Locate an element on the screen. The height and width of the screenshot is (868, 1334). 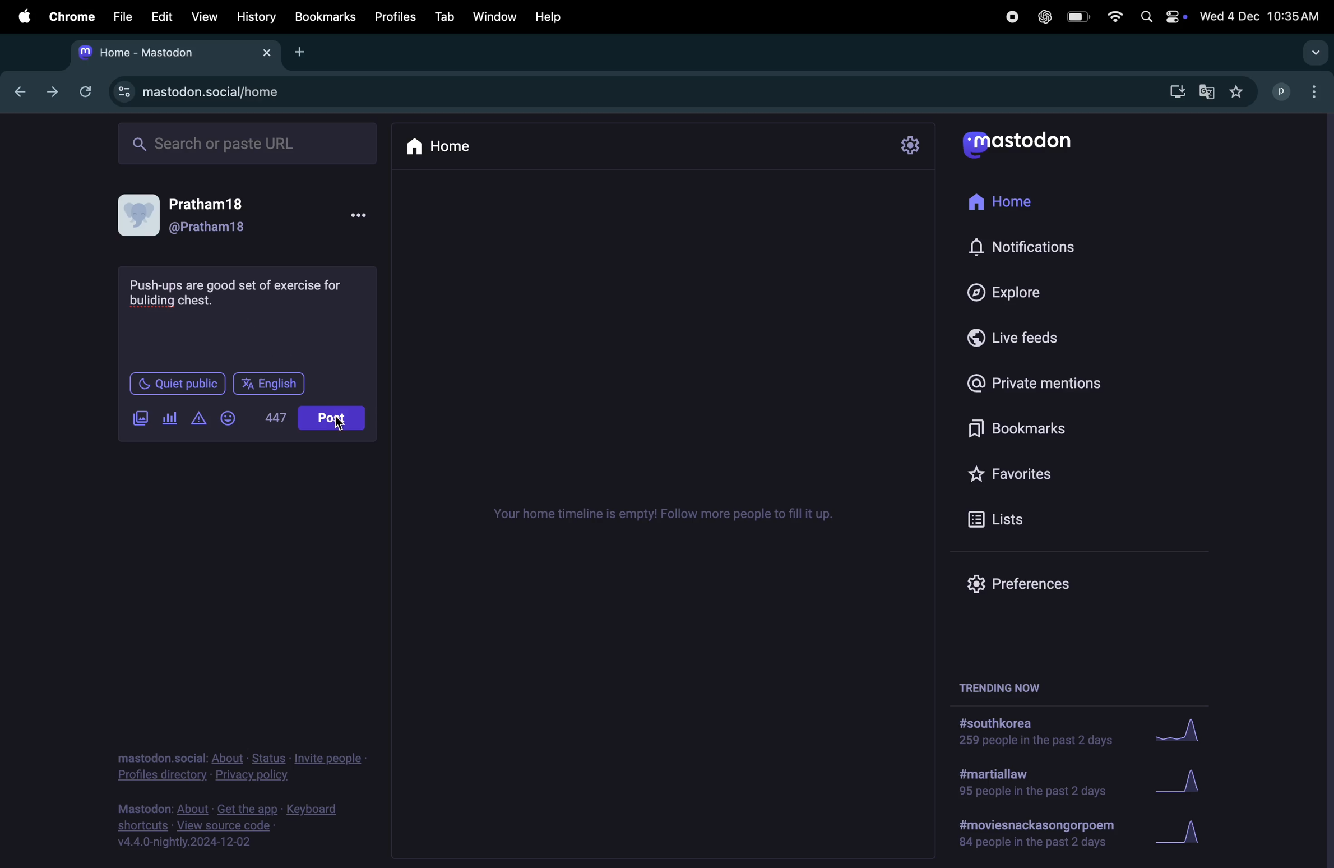
window is located at coordinates (499, 15).